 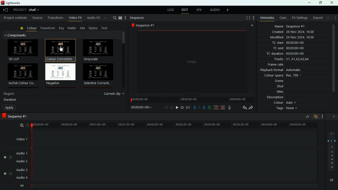 I want to click on layers, so click(x=331, y=152).